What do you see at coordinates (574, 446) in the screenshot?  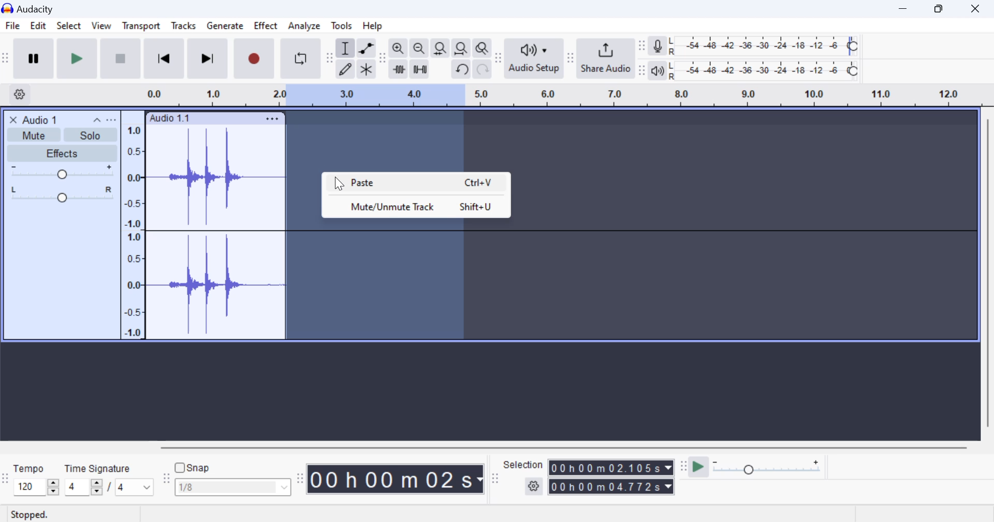 I see `horizontal scrollbar` at bounding box center [574, 446].